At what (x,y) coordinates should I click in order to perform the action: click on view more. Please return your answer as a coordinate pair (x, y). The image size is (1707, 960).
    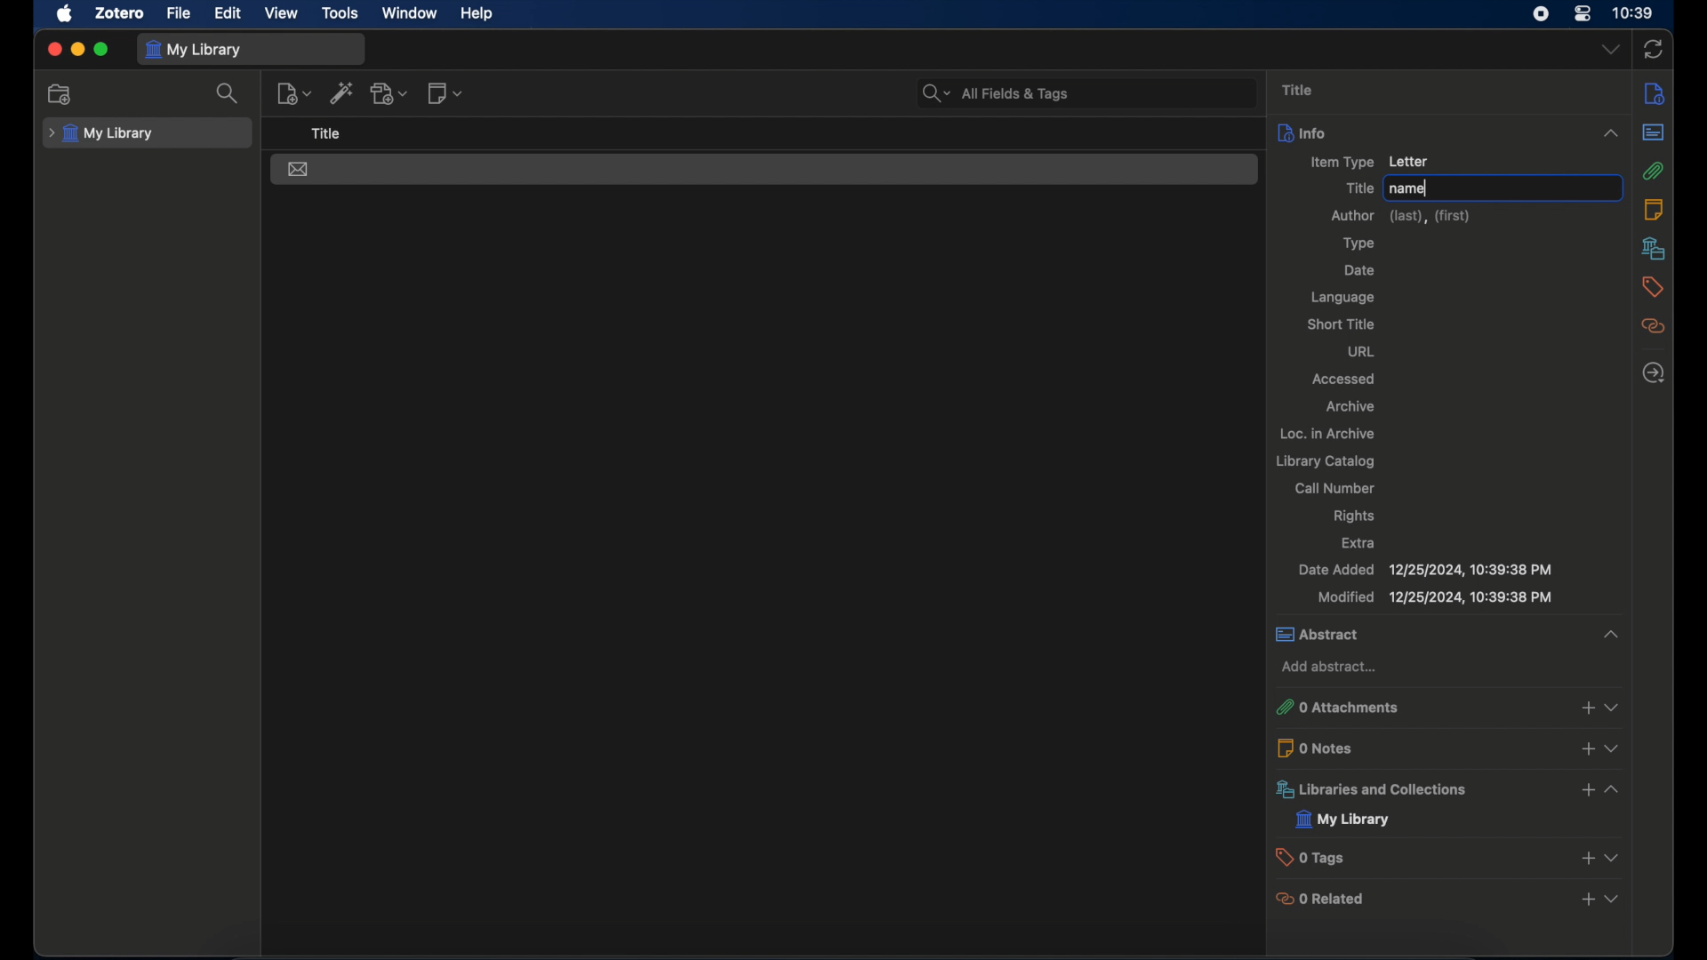
    Looking at the image, I should click on (1616, 707).